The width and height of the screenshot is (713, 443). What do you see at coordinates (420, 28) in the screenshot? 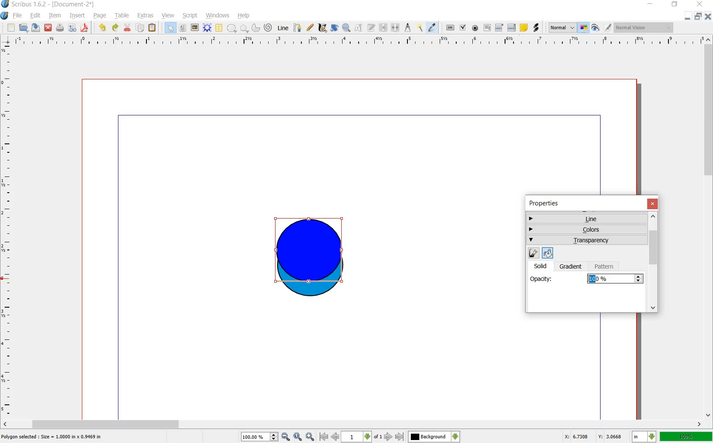
I see `copy item properties` at bounding box center [420, 28].